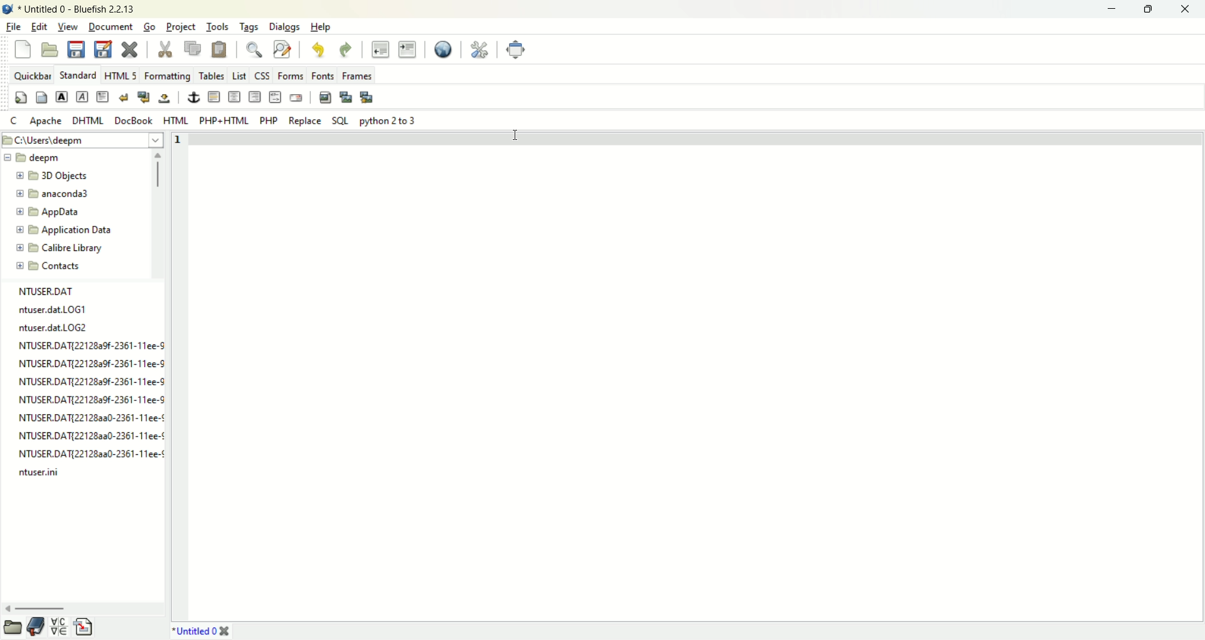 This screenshot has width=1205, height=640. I want to click on help, so click(319, 27).